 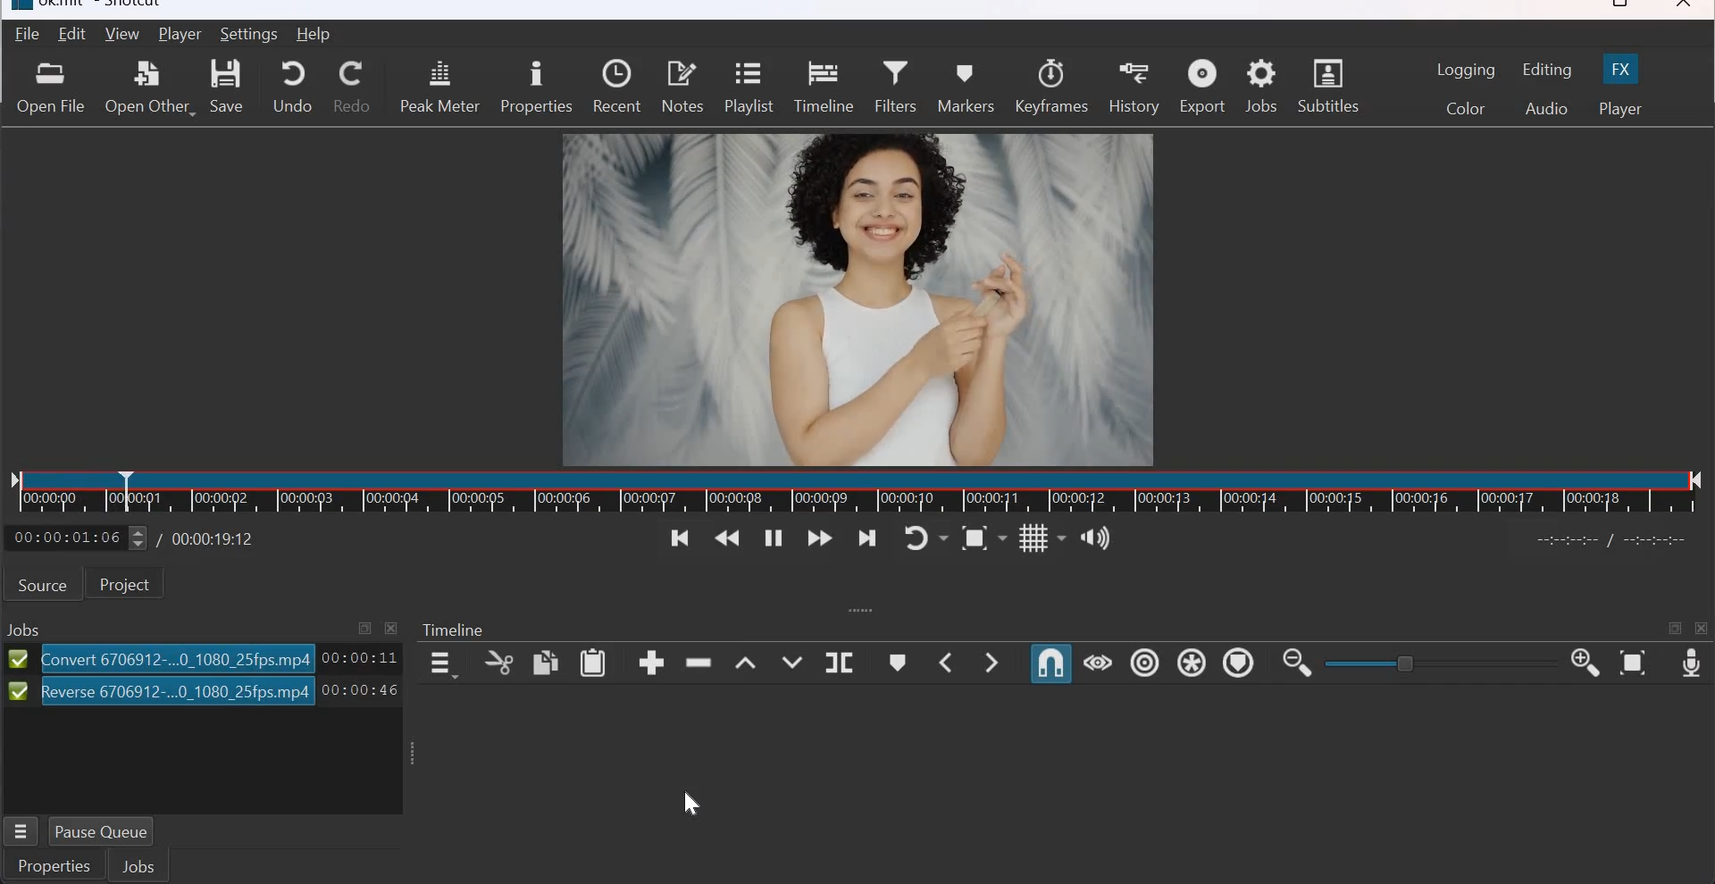 I want to click on close, so click(x=1685, y=7).